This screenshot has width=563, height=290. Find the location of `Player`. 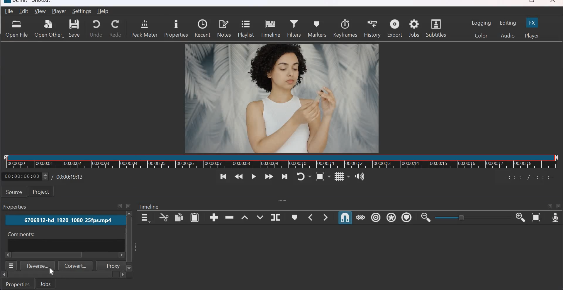

Player is located at coordinates (532, 36).